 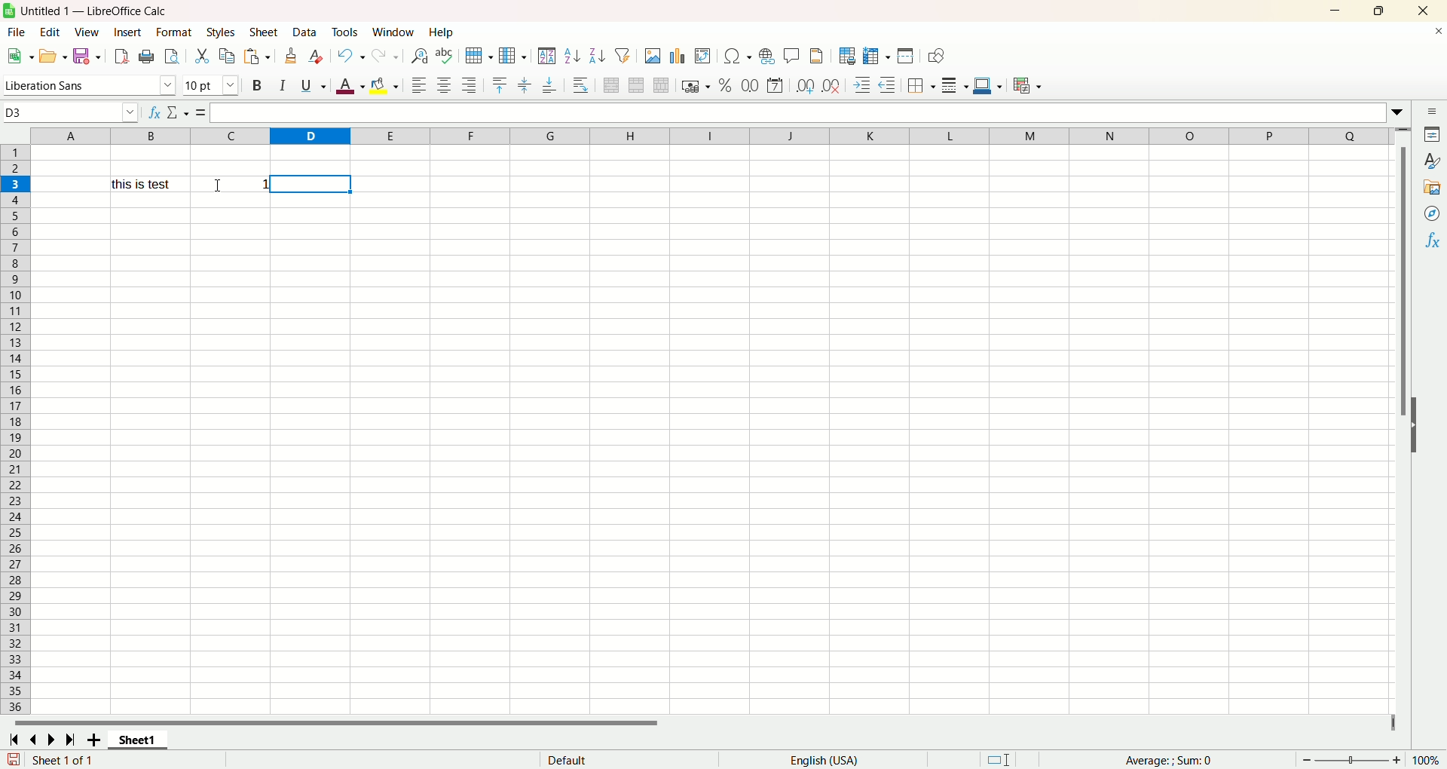 What do you see at coordinates (1336, 11) in the screenshot?
I see `minimize` at bounding box center [1336, 11].